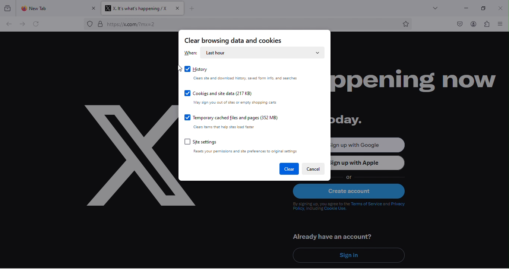 The height and width of the screenshot is (269, 509). I want to click on proxy, so click(89, 24).